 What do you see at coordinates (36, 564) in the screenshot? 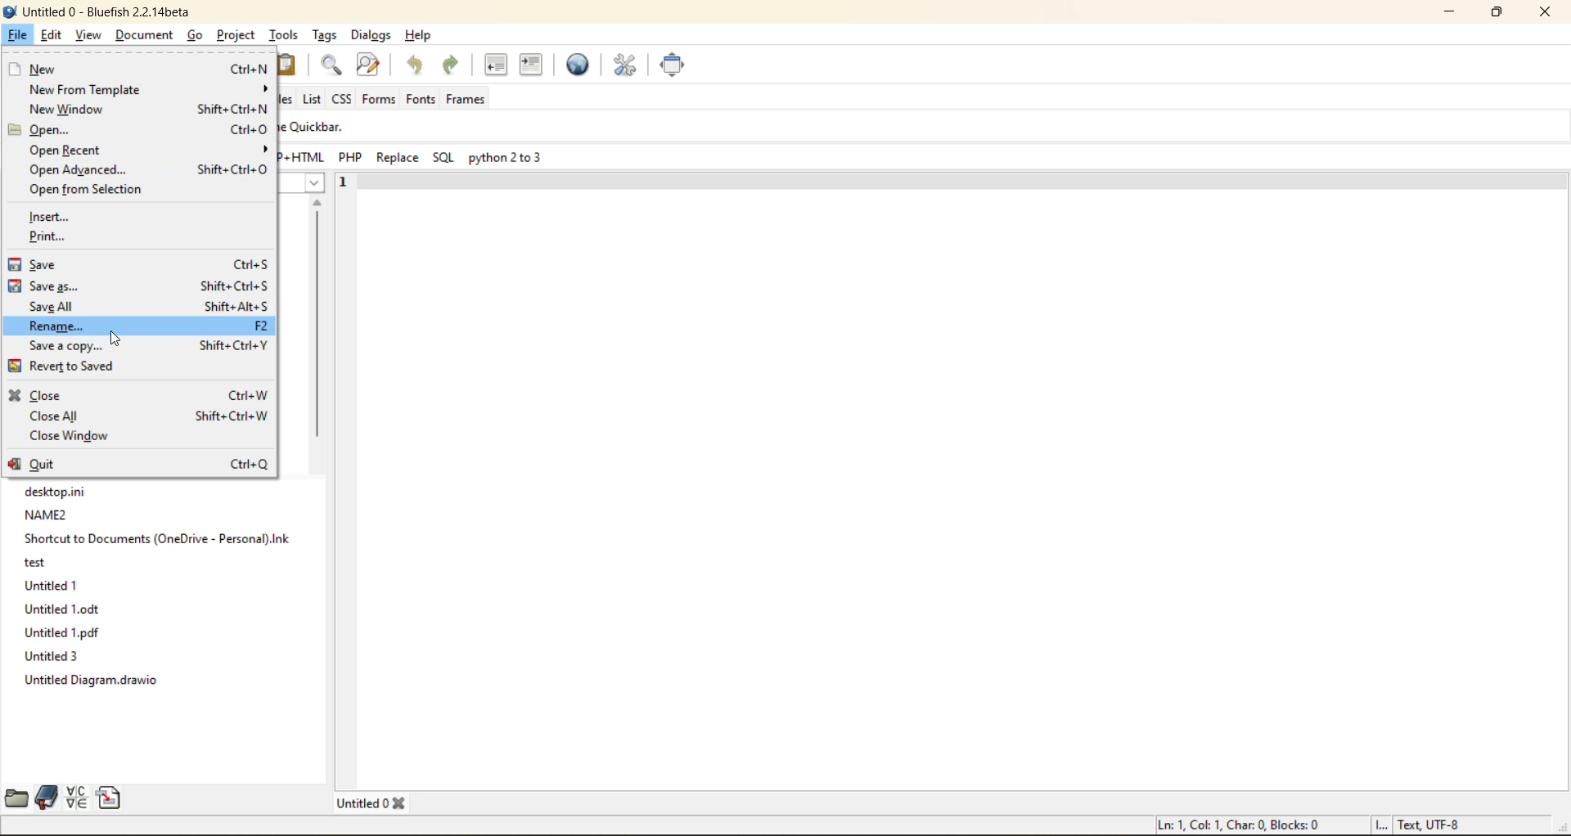
I see `test` at bounding box center [36, 564].